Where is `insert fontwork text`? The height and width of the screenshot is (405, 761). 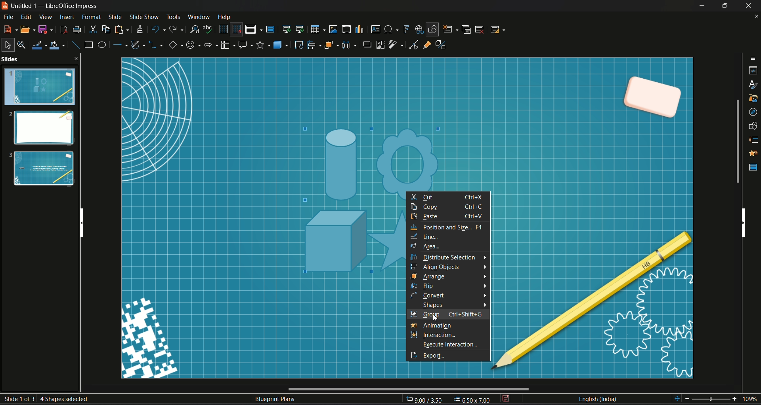
insert fontwork text is located at coordinates (405, 28).